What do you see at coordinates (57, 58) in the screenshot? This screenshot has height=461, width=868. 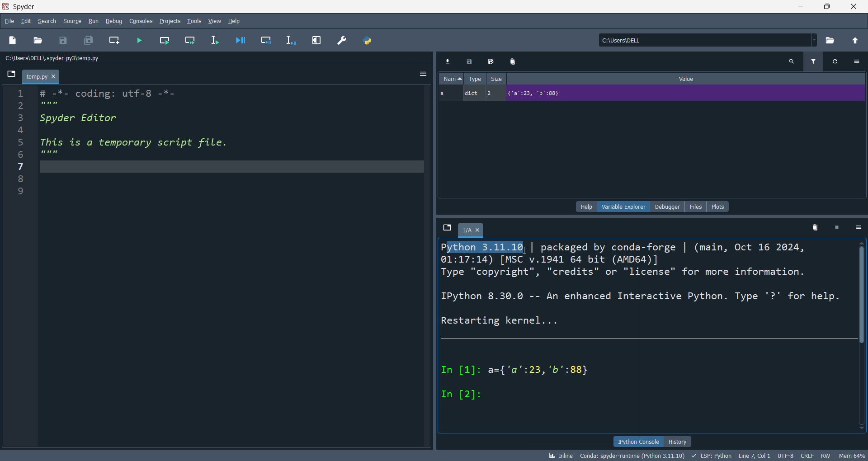 I see `c:\users\dell\.spyder-py3\temp.py` at bounding box center [57, 58].